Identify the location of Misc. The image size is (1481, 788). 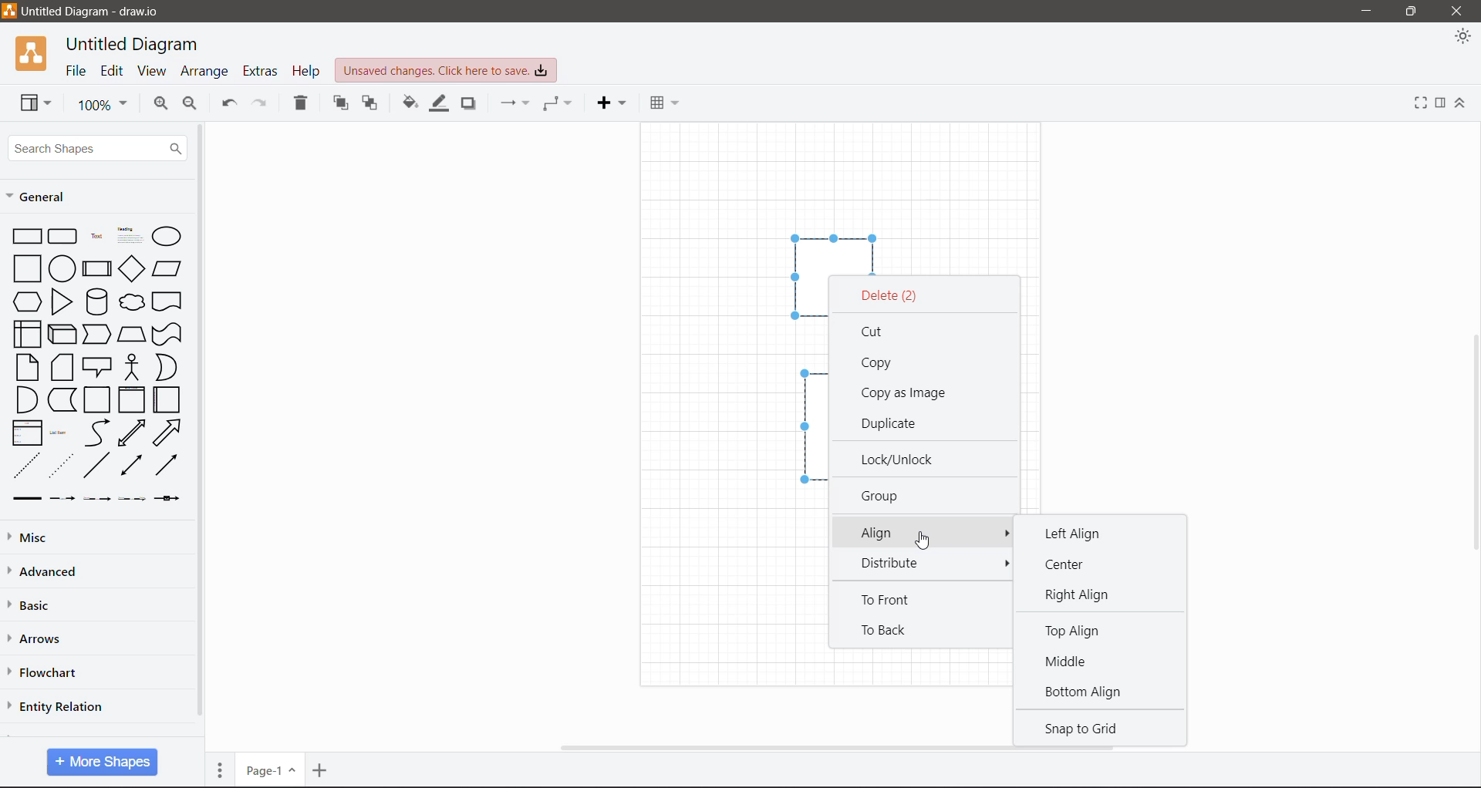
(33, 539).